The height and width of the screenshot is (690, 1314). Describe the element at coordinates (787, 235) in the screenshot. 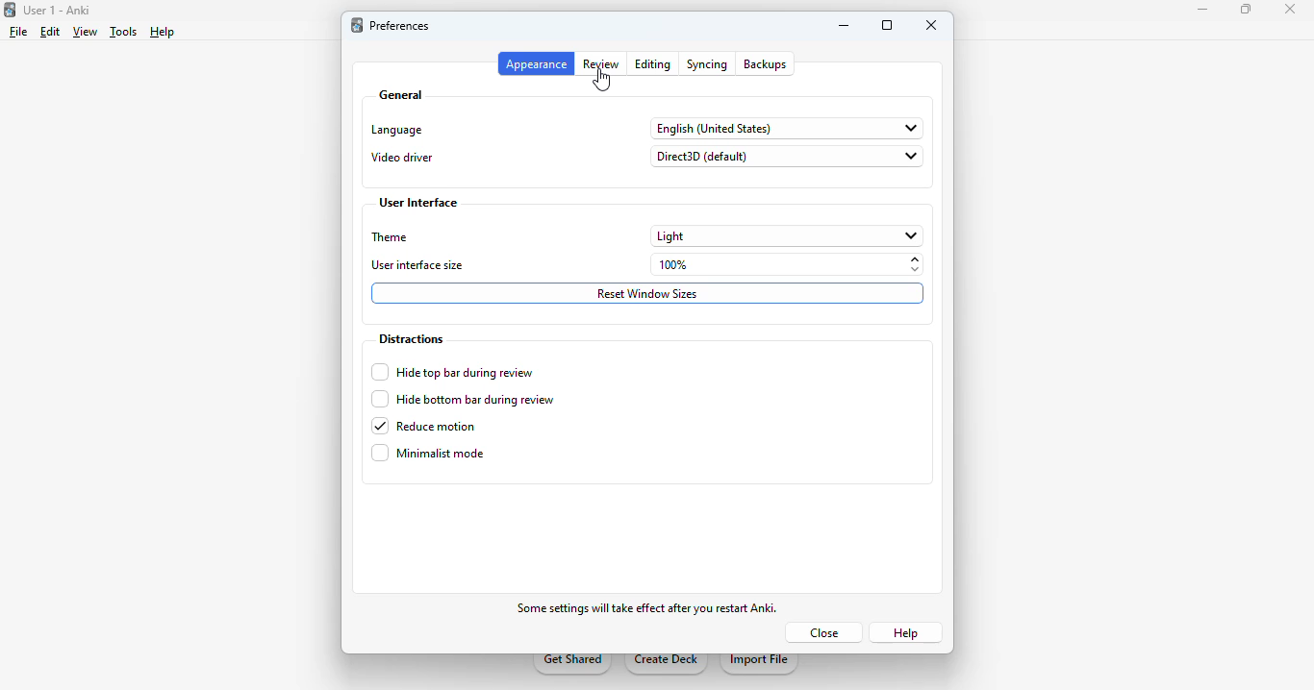

I see `light` at that location.